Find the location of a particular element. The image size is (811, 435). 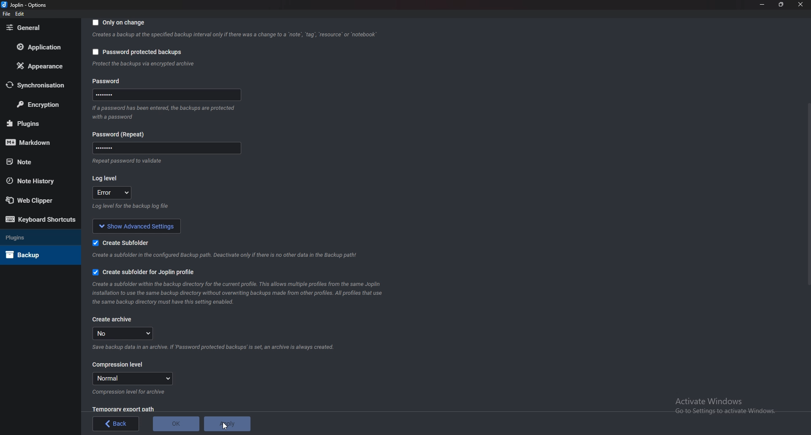

general is located at coordinates (36, 28).